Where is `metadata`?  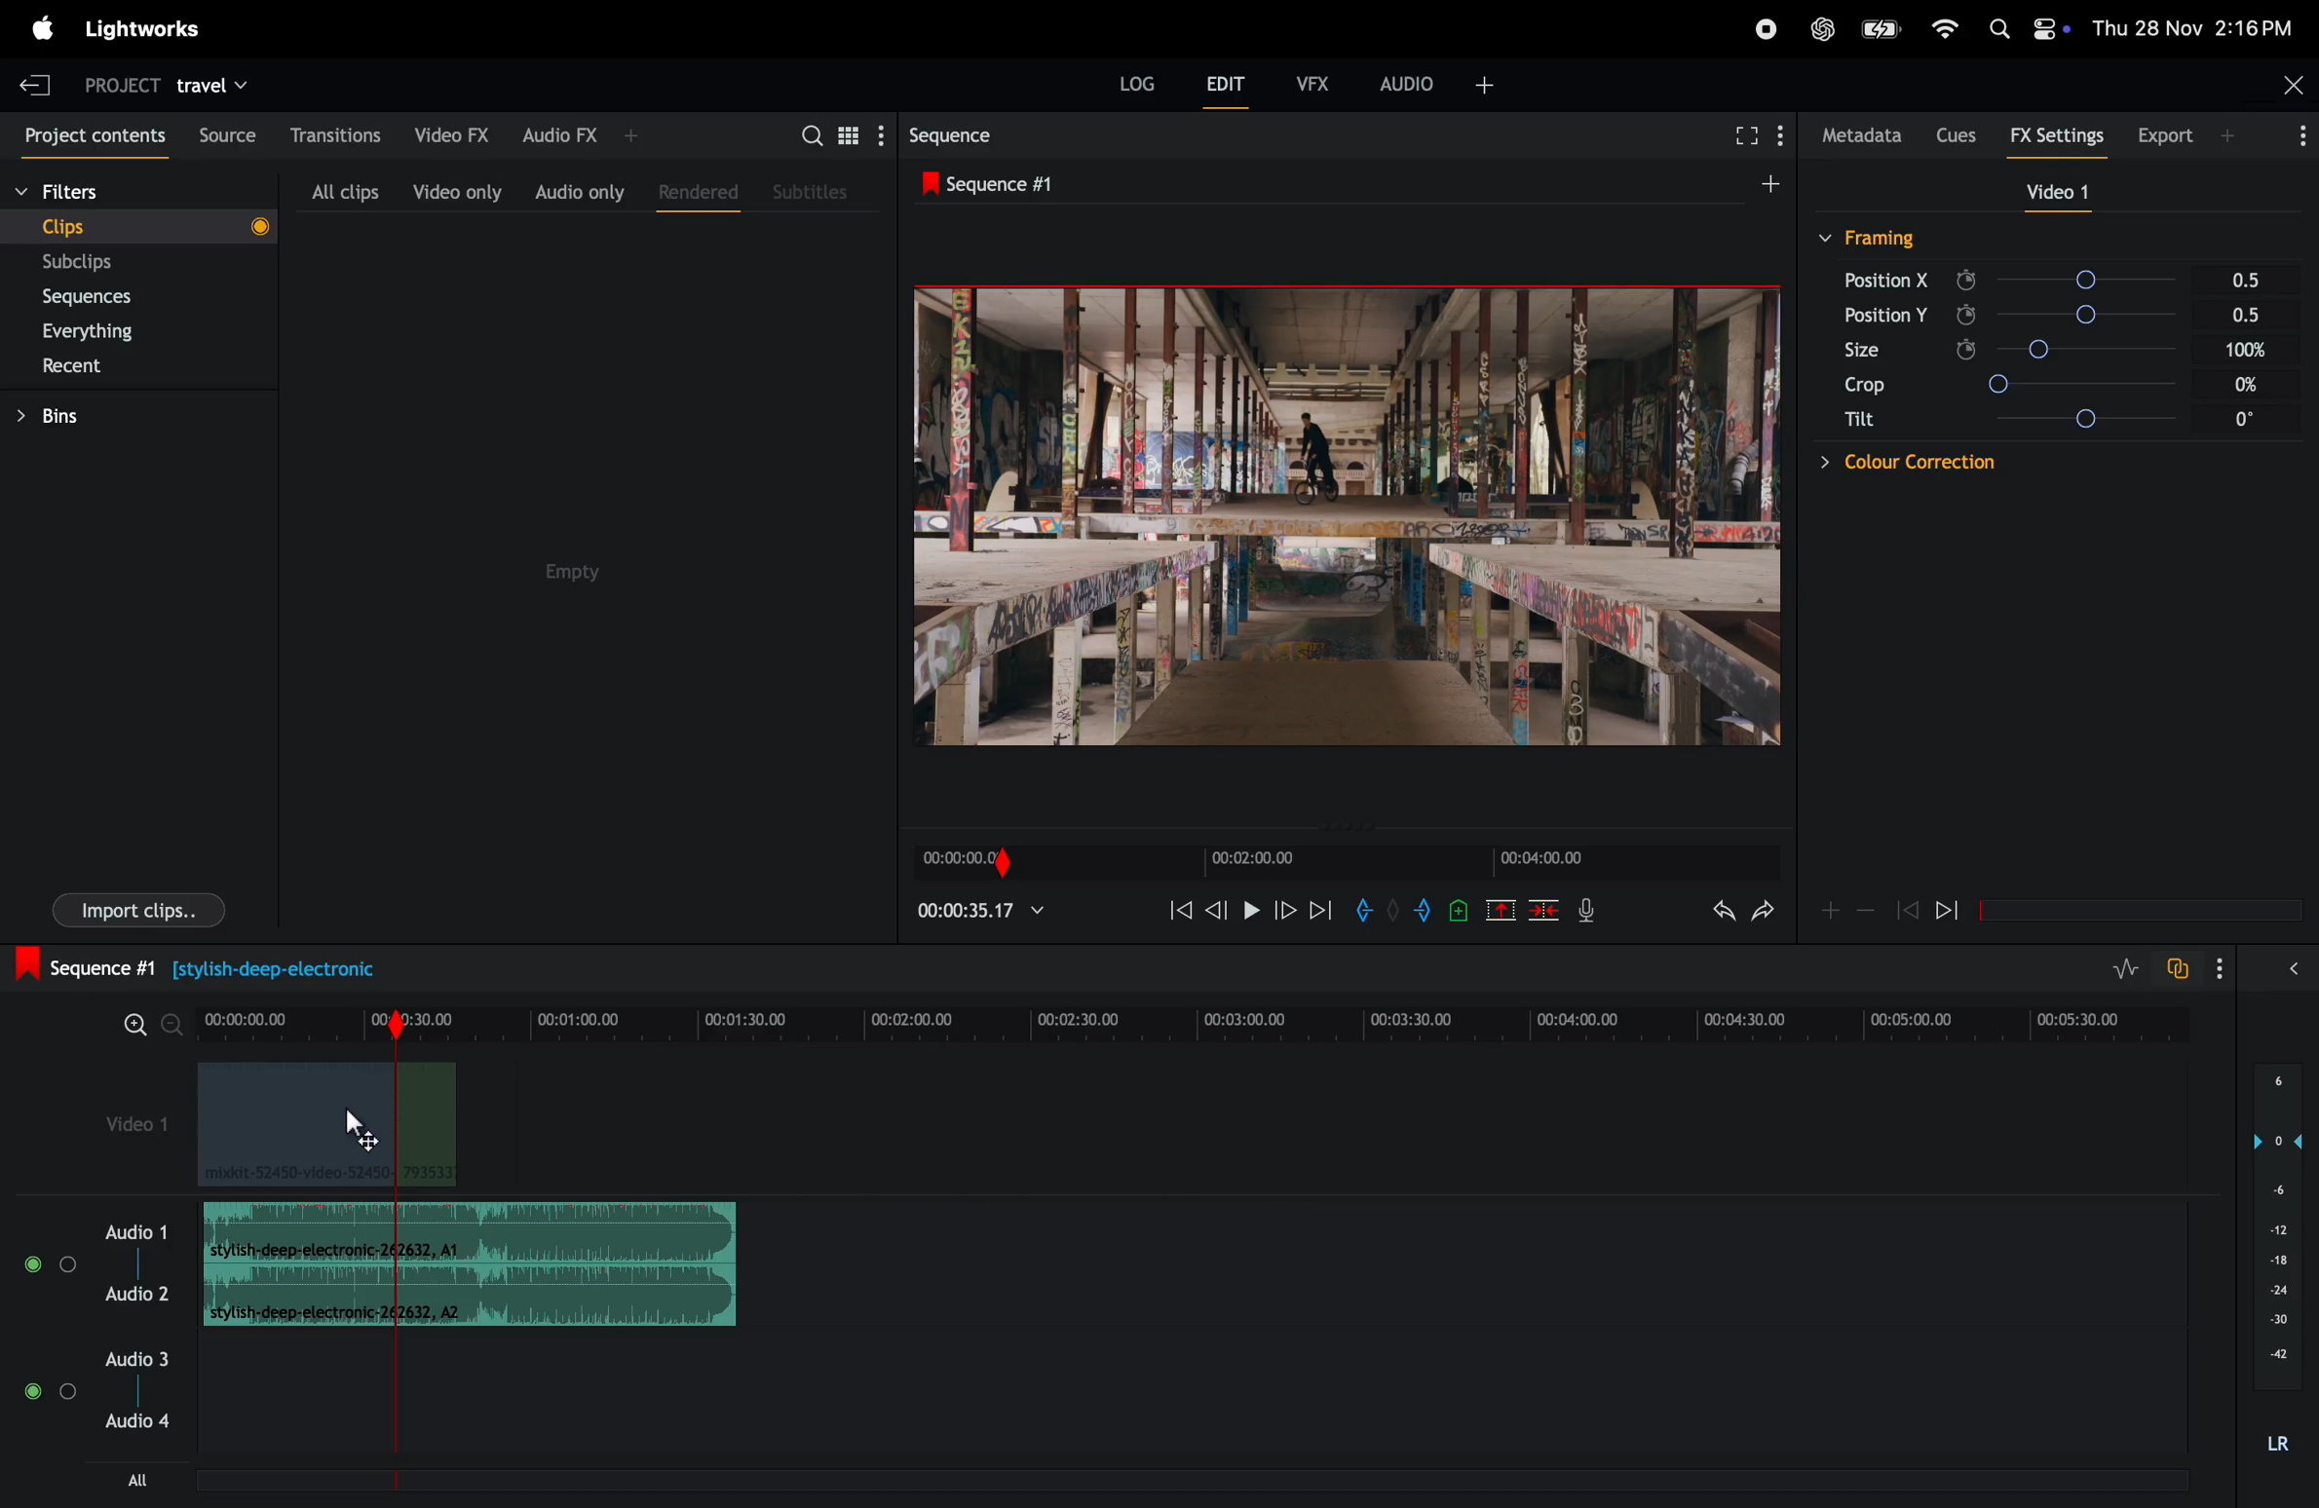 metadata is located at coordinates (1857, 135).